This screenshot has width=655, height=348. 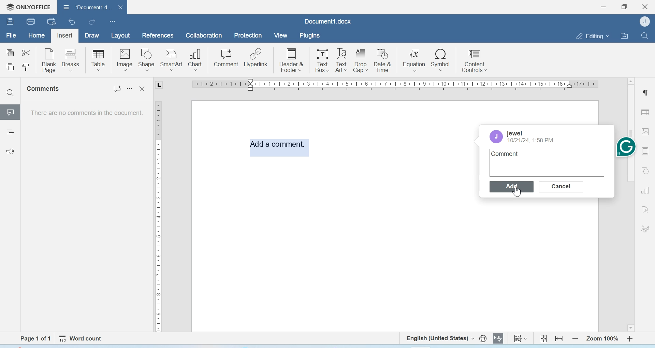 I want to click on Copy style, so click(x=26, y=68).